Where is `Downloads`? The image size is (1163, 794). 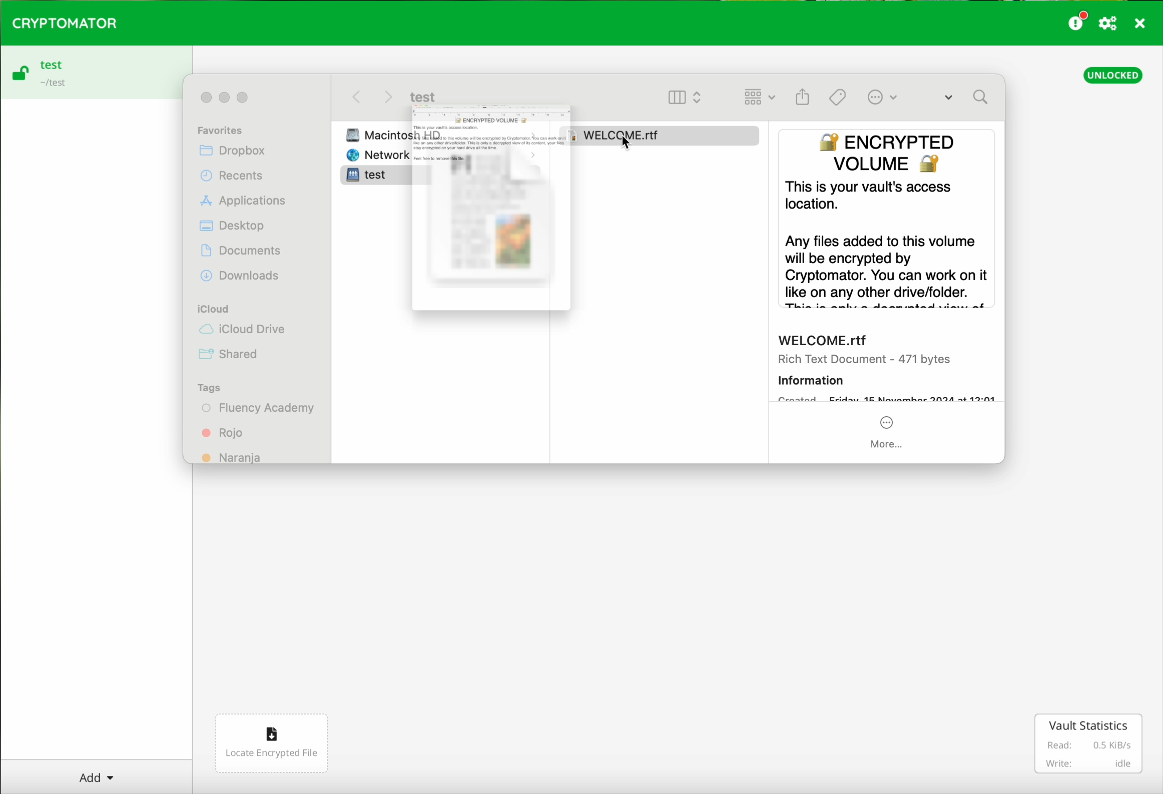
Downloads is located at coordinates (241, 275).